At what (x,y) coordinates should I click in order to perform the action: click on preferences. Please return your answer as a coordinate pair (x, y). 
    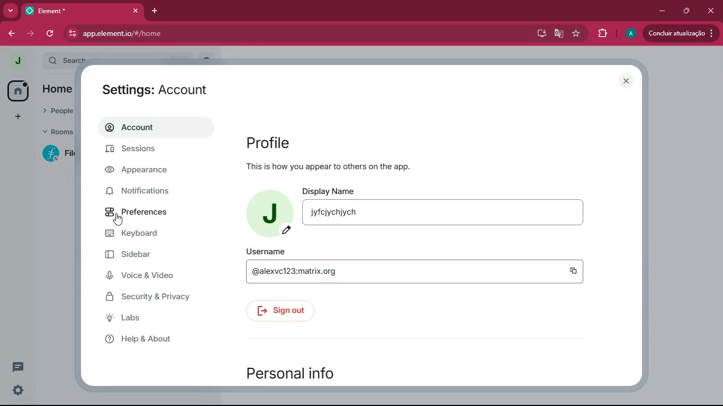
    Looking at the image, I should click on (146, 213).